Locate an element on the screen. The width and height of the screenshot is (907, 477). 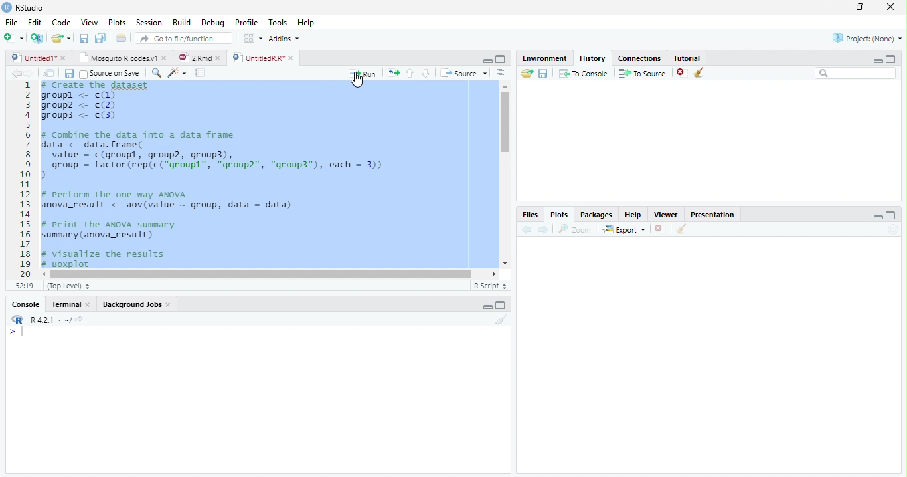
Files is located at coordinates (529, 215).